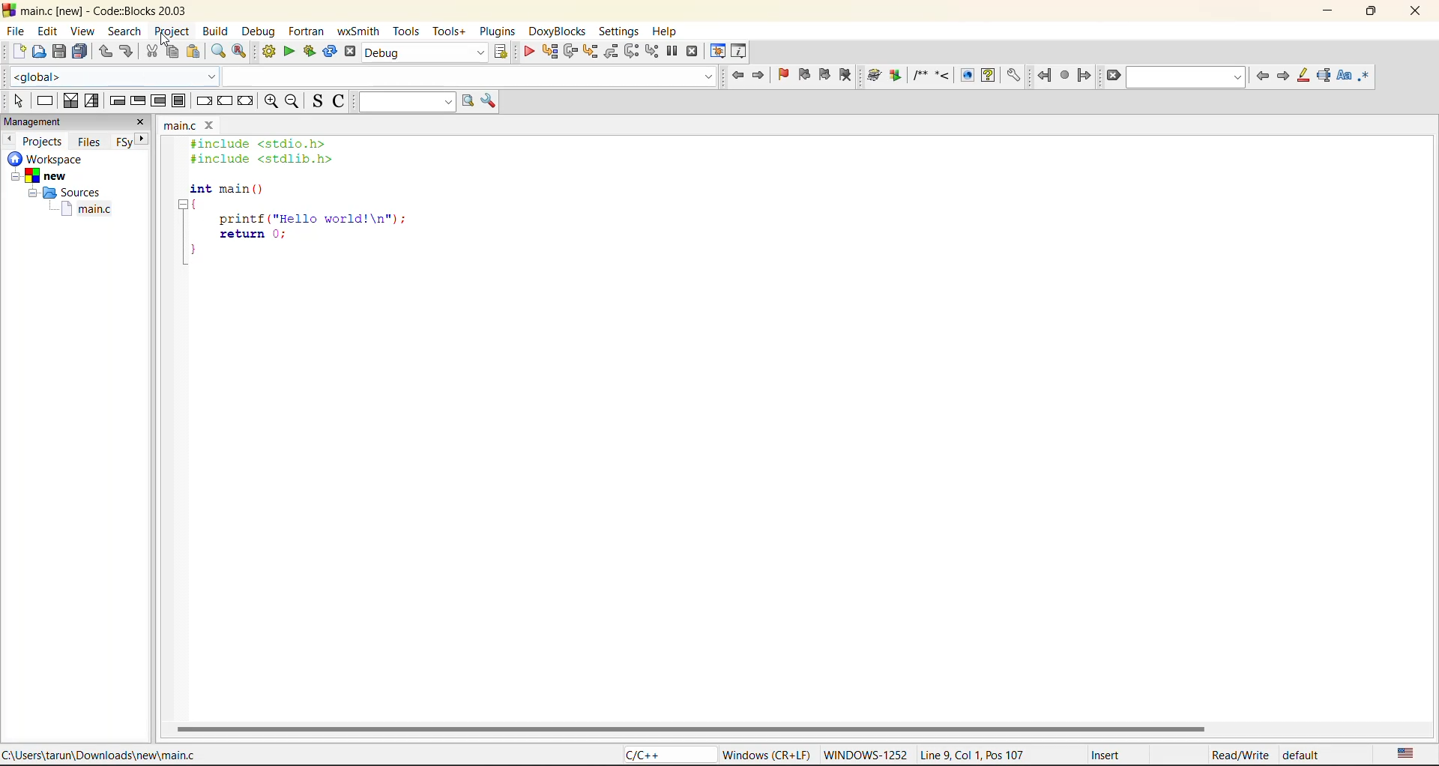 The image size is (1439, 766). I want to click on C:\Users\tarun\Downloads\new\main.c, so click(103, 756).